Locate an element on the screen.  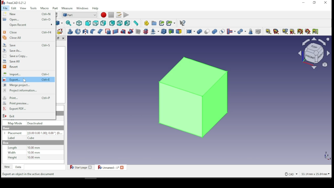
project information is located at coordinates (26, 91).